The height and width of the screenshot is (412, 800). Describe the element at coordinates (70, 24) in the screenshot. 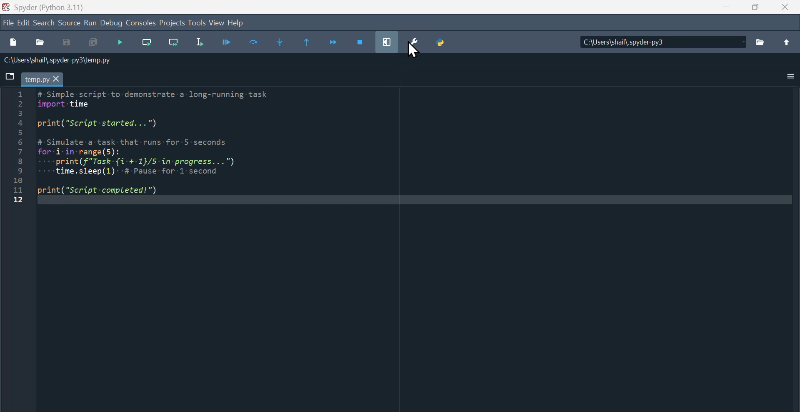

I see `Source` at that location.